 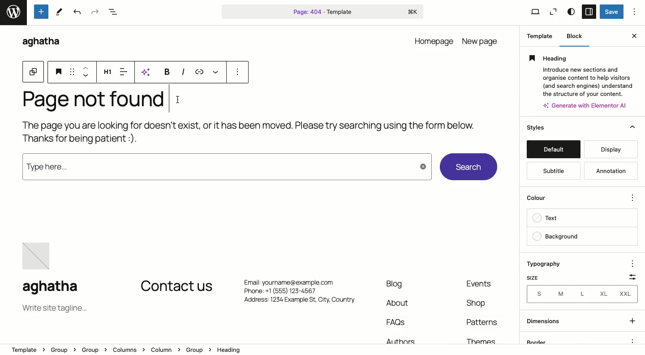 I want to click on Heading, so click(x=580, y=59).